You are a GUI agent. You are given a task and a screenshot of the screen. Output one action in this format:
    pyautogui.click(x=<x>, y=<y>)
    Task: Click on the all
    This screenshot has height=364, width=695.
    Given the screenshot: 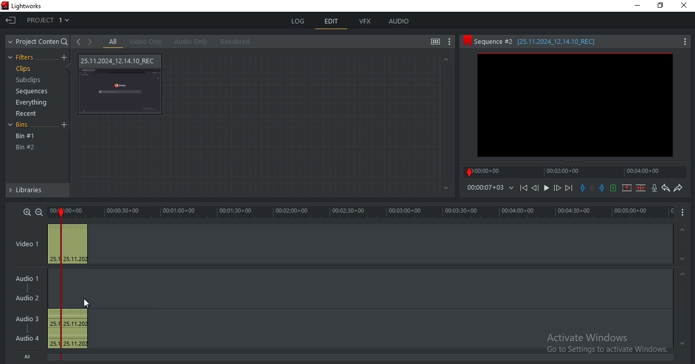 What is the action you would take?
    pyautogui.click(x=113, y=42)
    